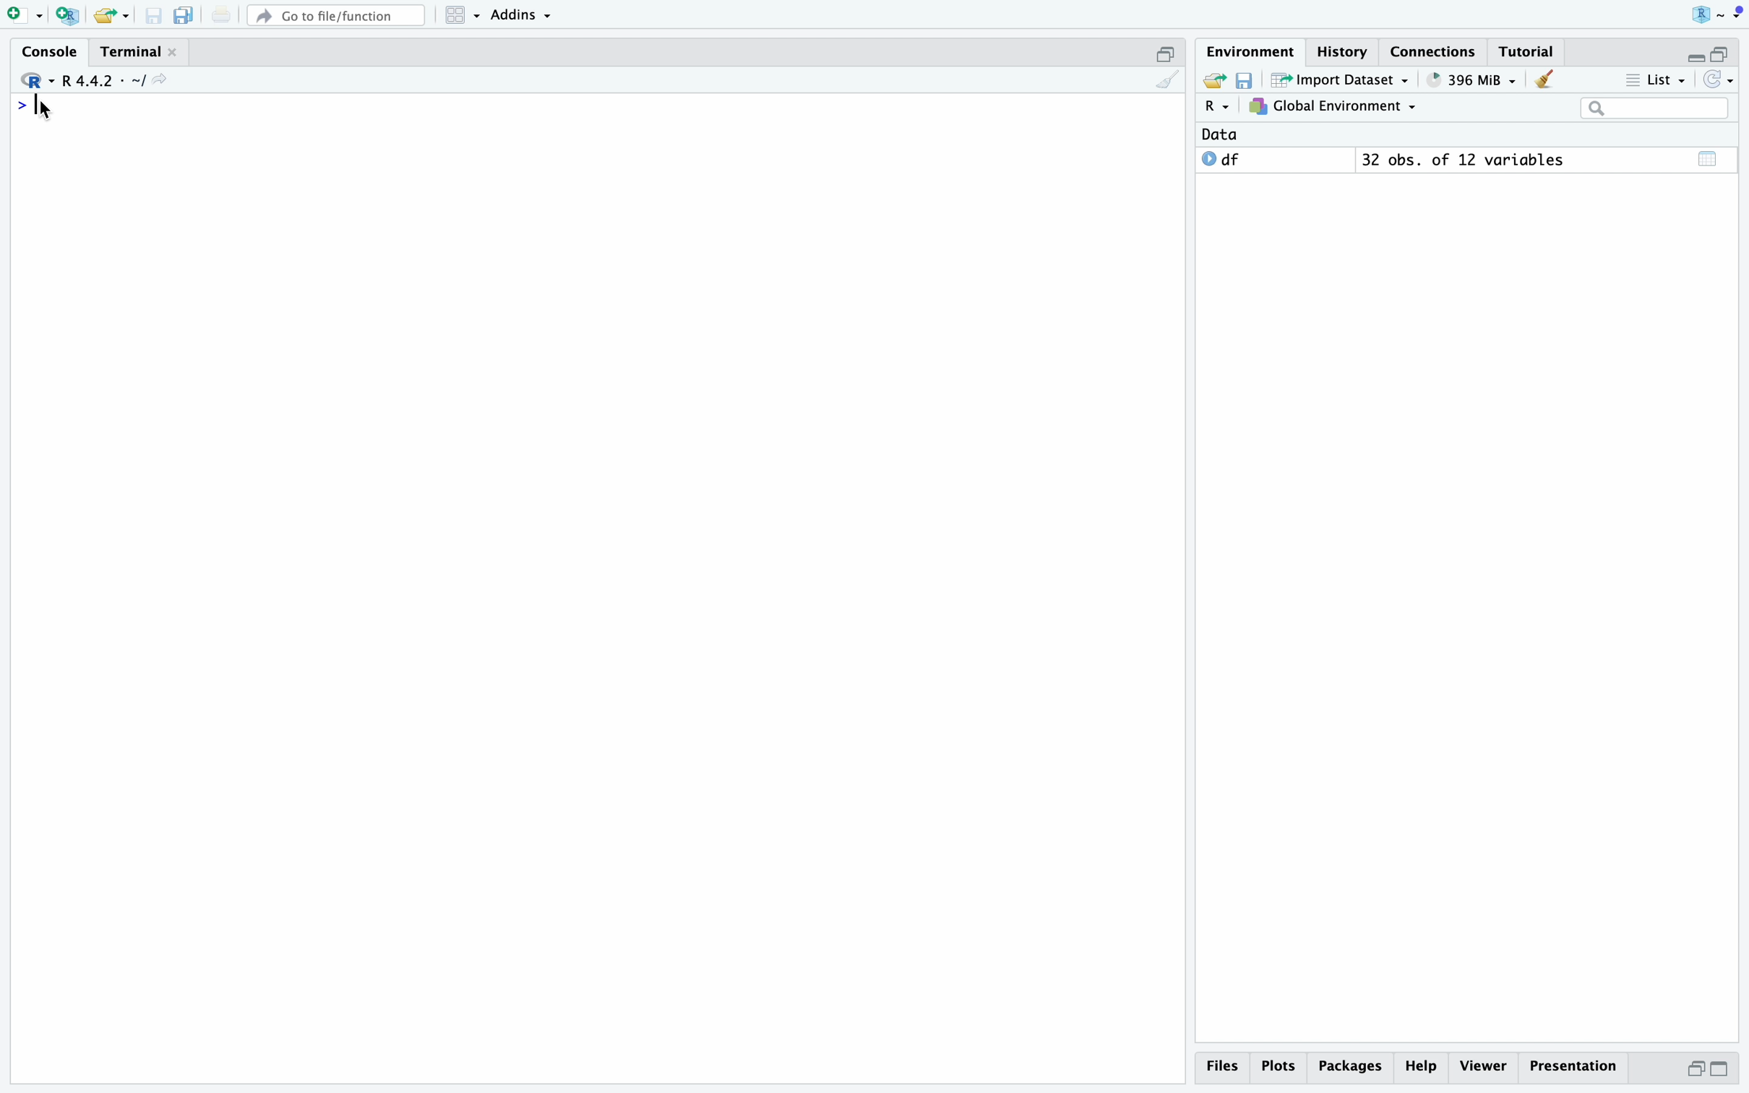  I want to click on Environment , so click(1253, 51).